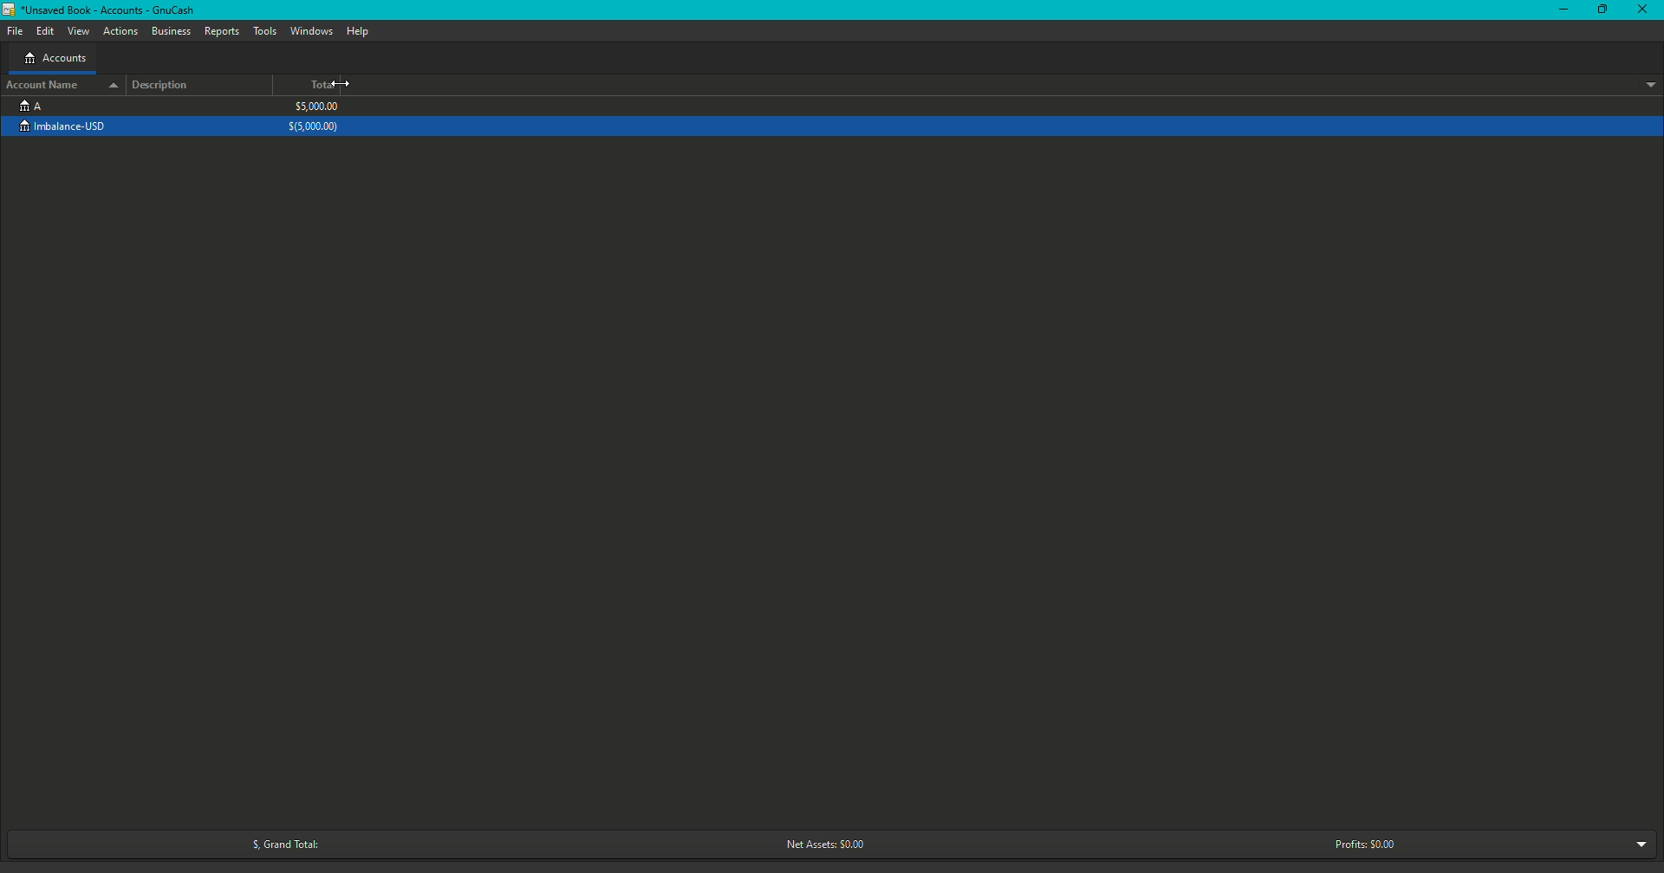  Describe the element at coordinates (61, 84) in the screenshot. I see `Account Name` at that location.